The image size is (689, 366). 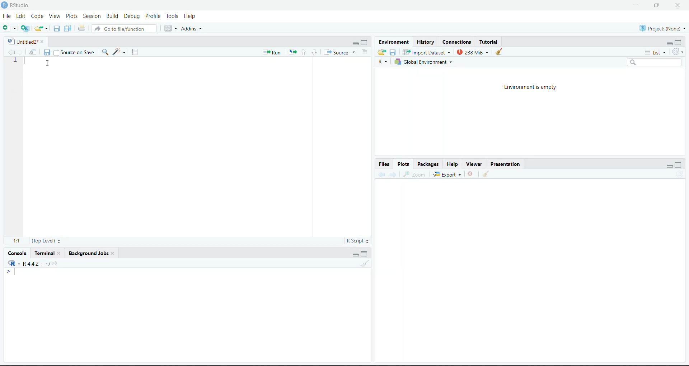 I want to click on maximize, so click(x=678, y=164).